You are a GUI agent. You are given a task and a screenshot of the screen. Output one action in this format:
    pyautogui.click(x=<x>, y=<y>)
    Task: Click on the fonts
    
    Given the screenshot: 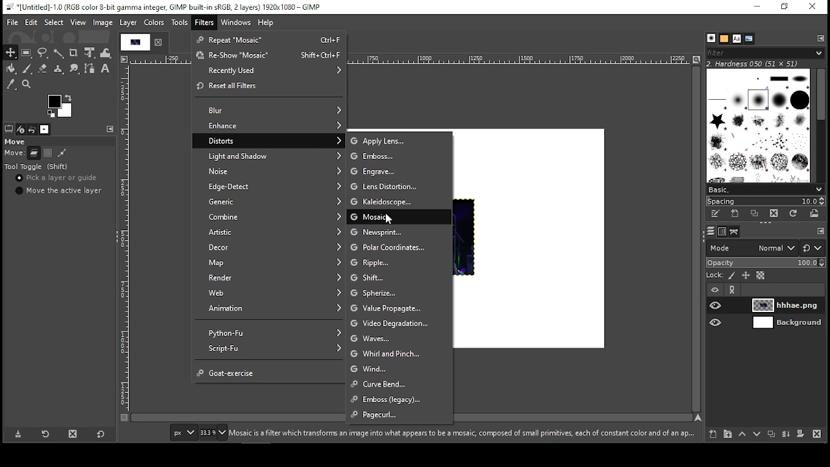 What is the action you would take?
    pyautogui.click(x=736, y=38)
    